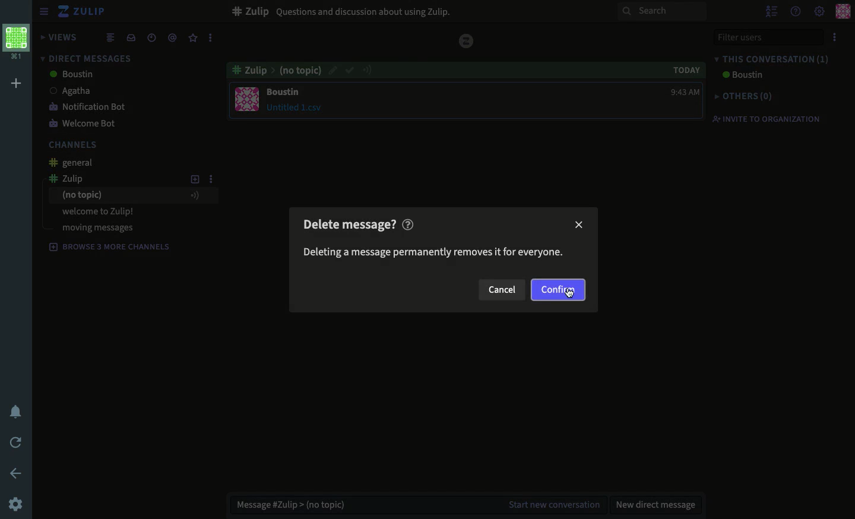  I want to click on notification bot, so click(89, 108).